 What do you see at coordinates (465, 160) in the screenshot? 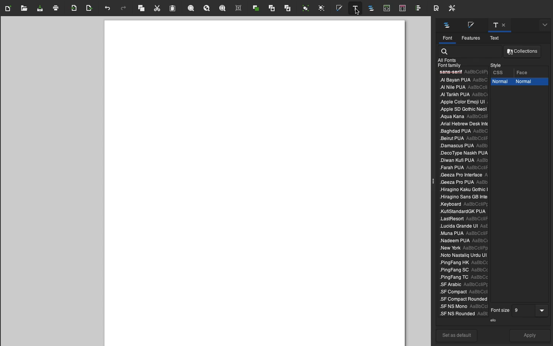
I see `.Diwan Kuli PUA` at bounding box center [465, 160].